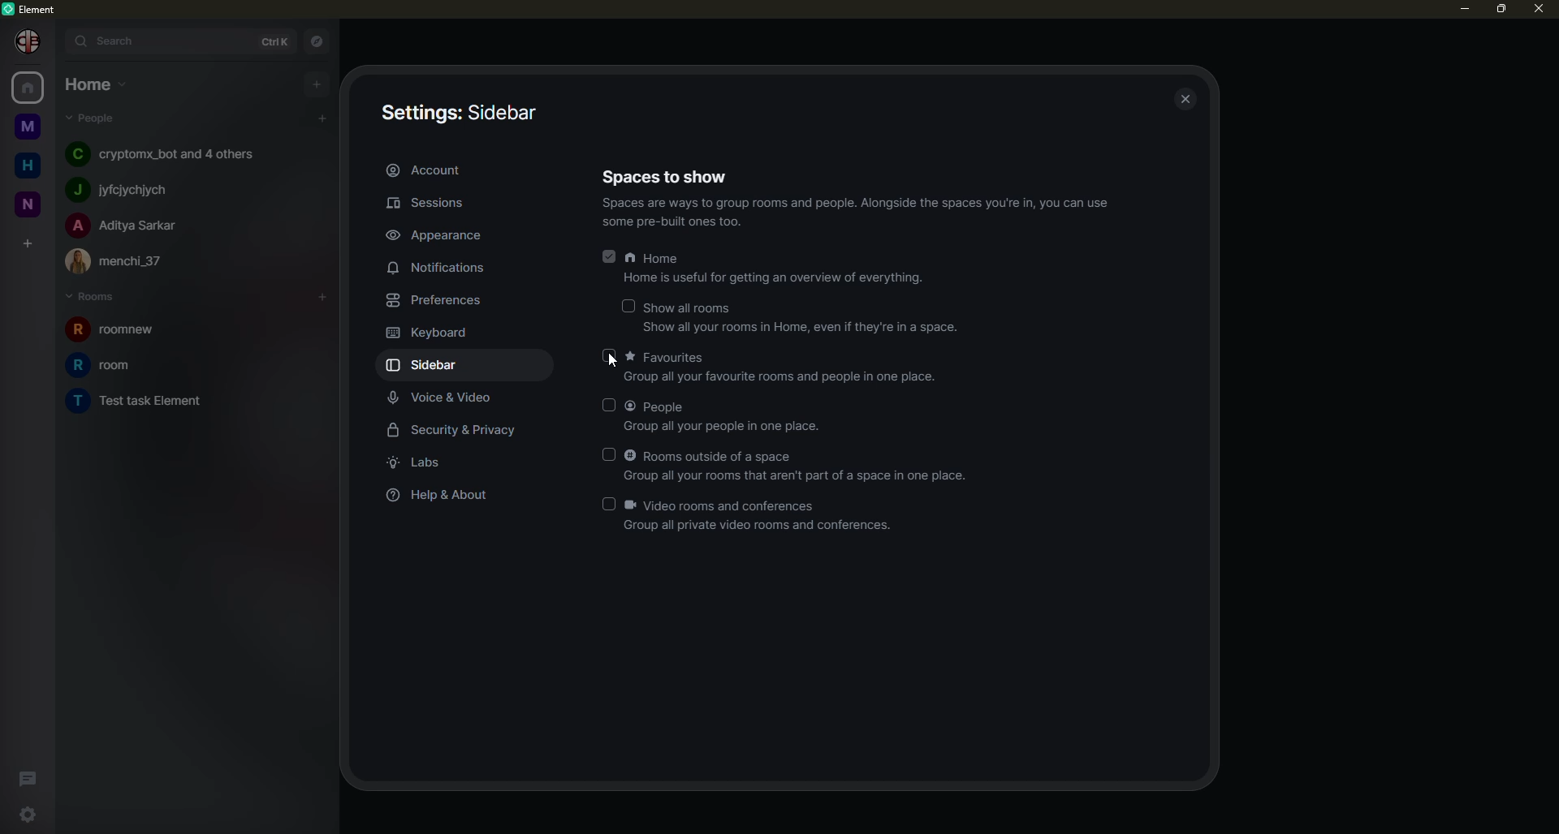  I want to click on room, so click(158, 402).